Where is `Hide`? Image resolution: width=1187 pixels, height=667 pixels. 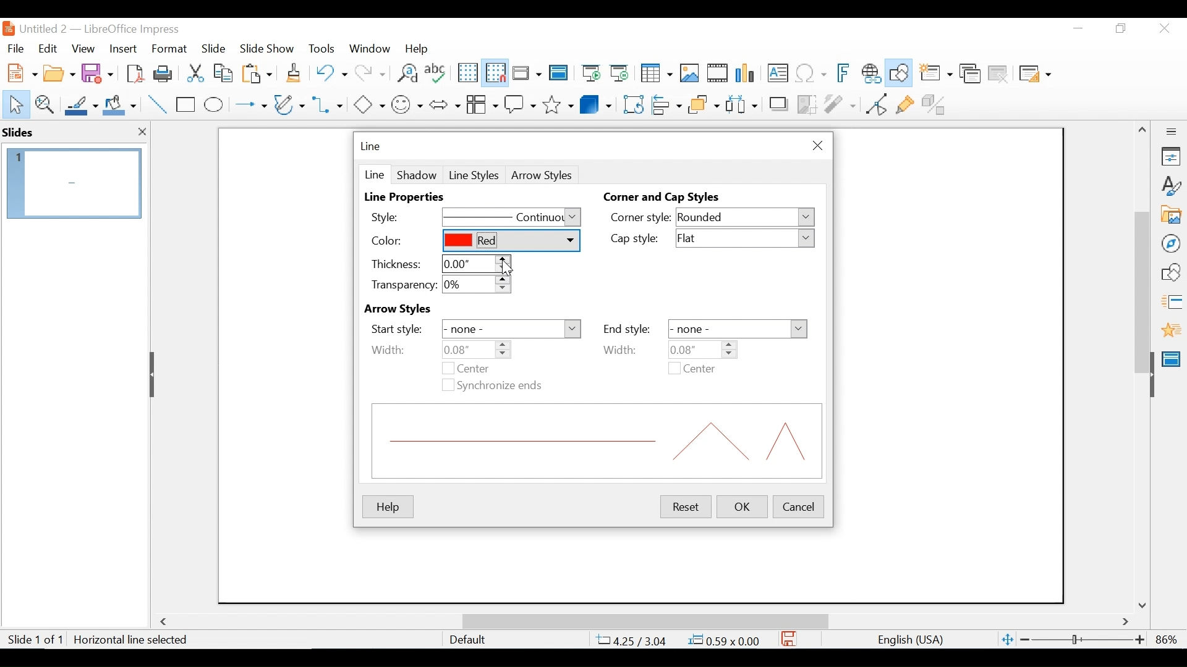
Hide is located at coordinates (154, 374).